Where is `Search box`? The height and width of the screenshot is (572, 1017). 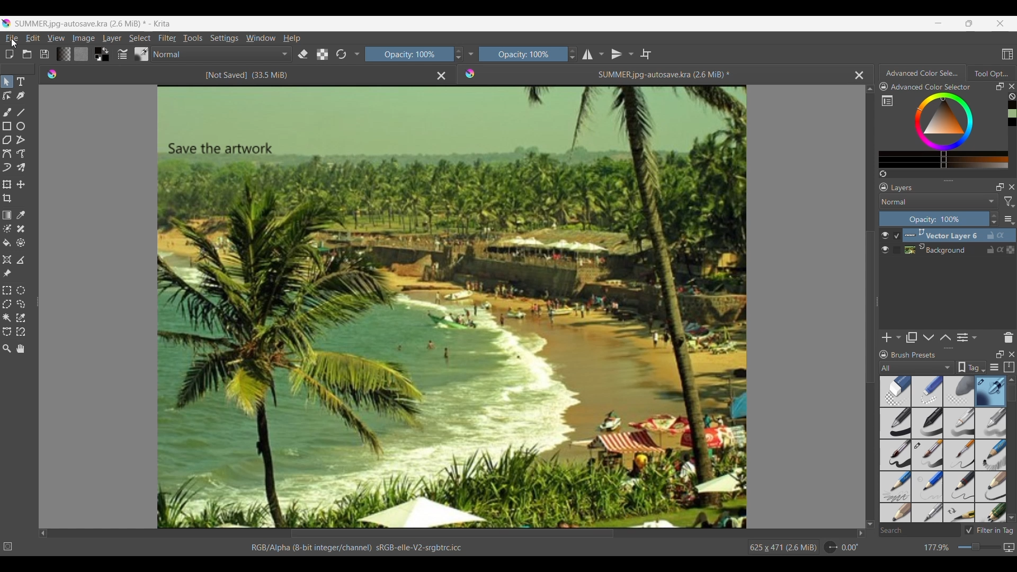
Search box is located at coordinates (919, 530).